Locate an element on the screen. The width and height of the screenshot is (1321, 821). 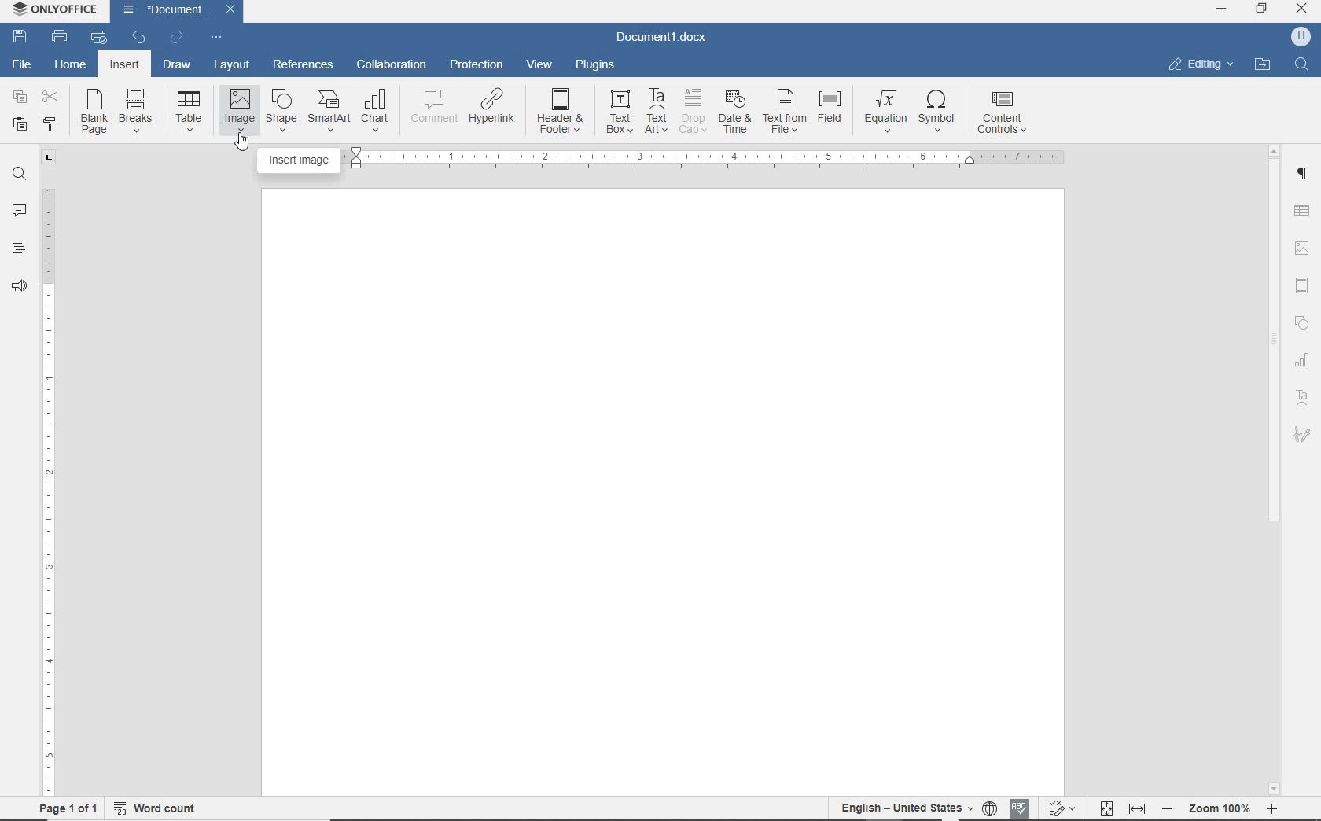
H (user account) is located at coordinates (1301, 36).